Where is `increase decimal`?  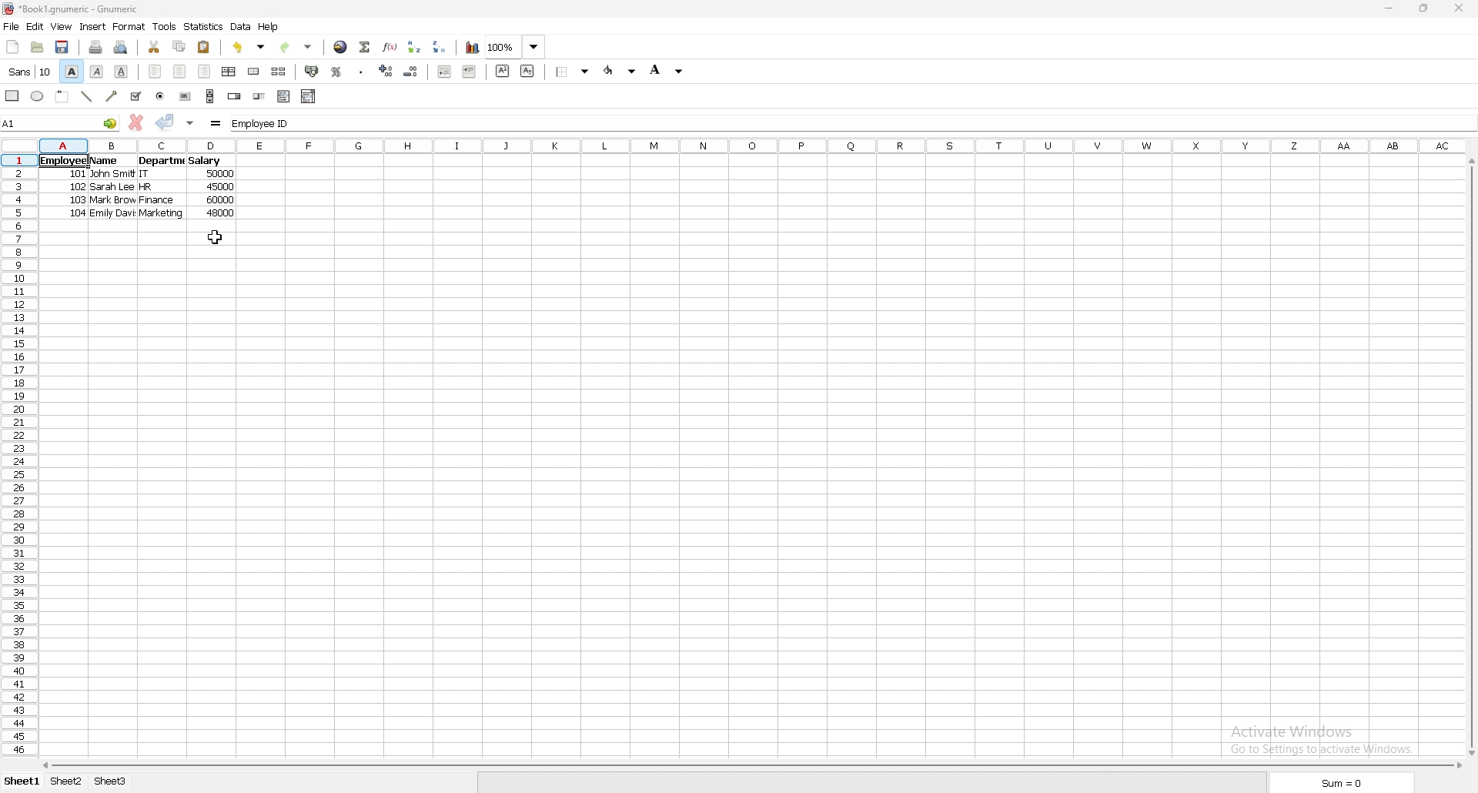
increase decimal is located at coordinates (386, 71).